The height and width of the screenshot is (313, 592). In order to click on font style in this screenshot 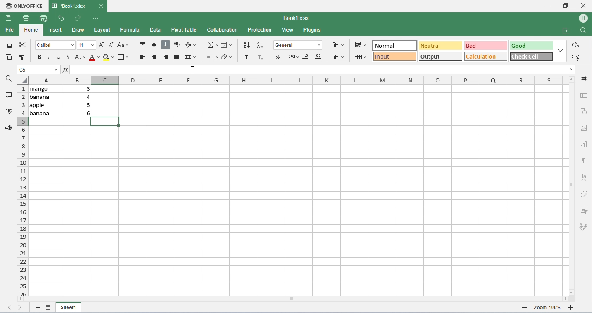, I will do `click(55, 46)`.